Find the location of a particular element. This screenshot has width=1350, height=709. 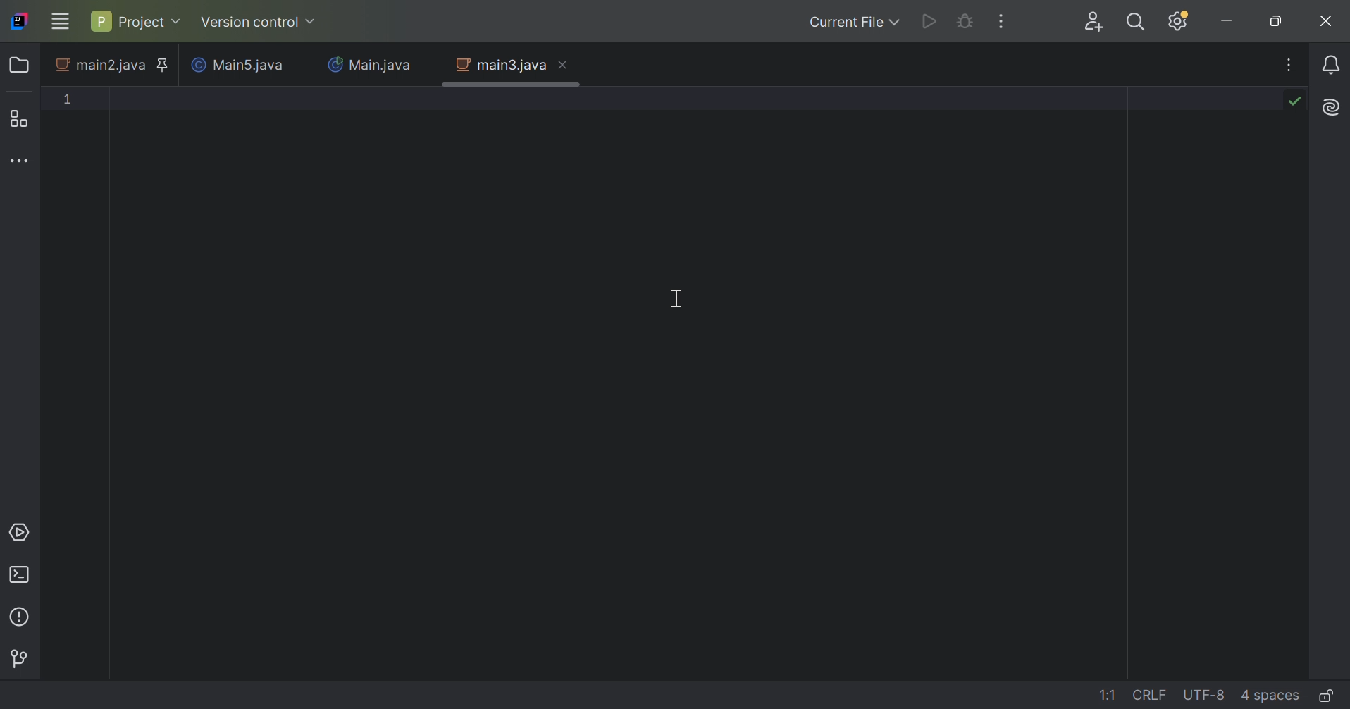

Search everywhere is located at coordinates (1094, 22).